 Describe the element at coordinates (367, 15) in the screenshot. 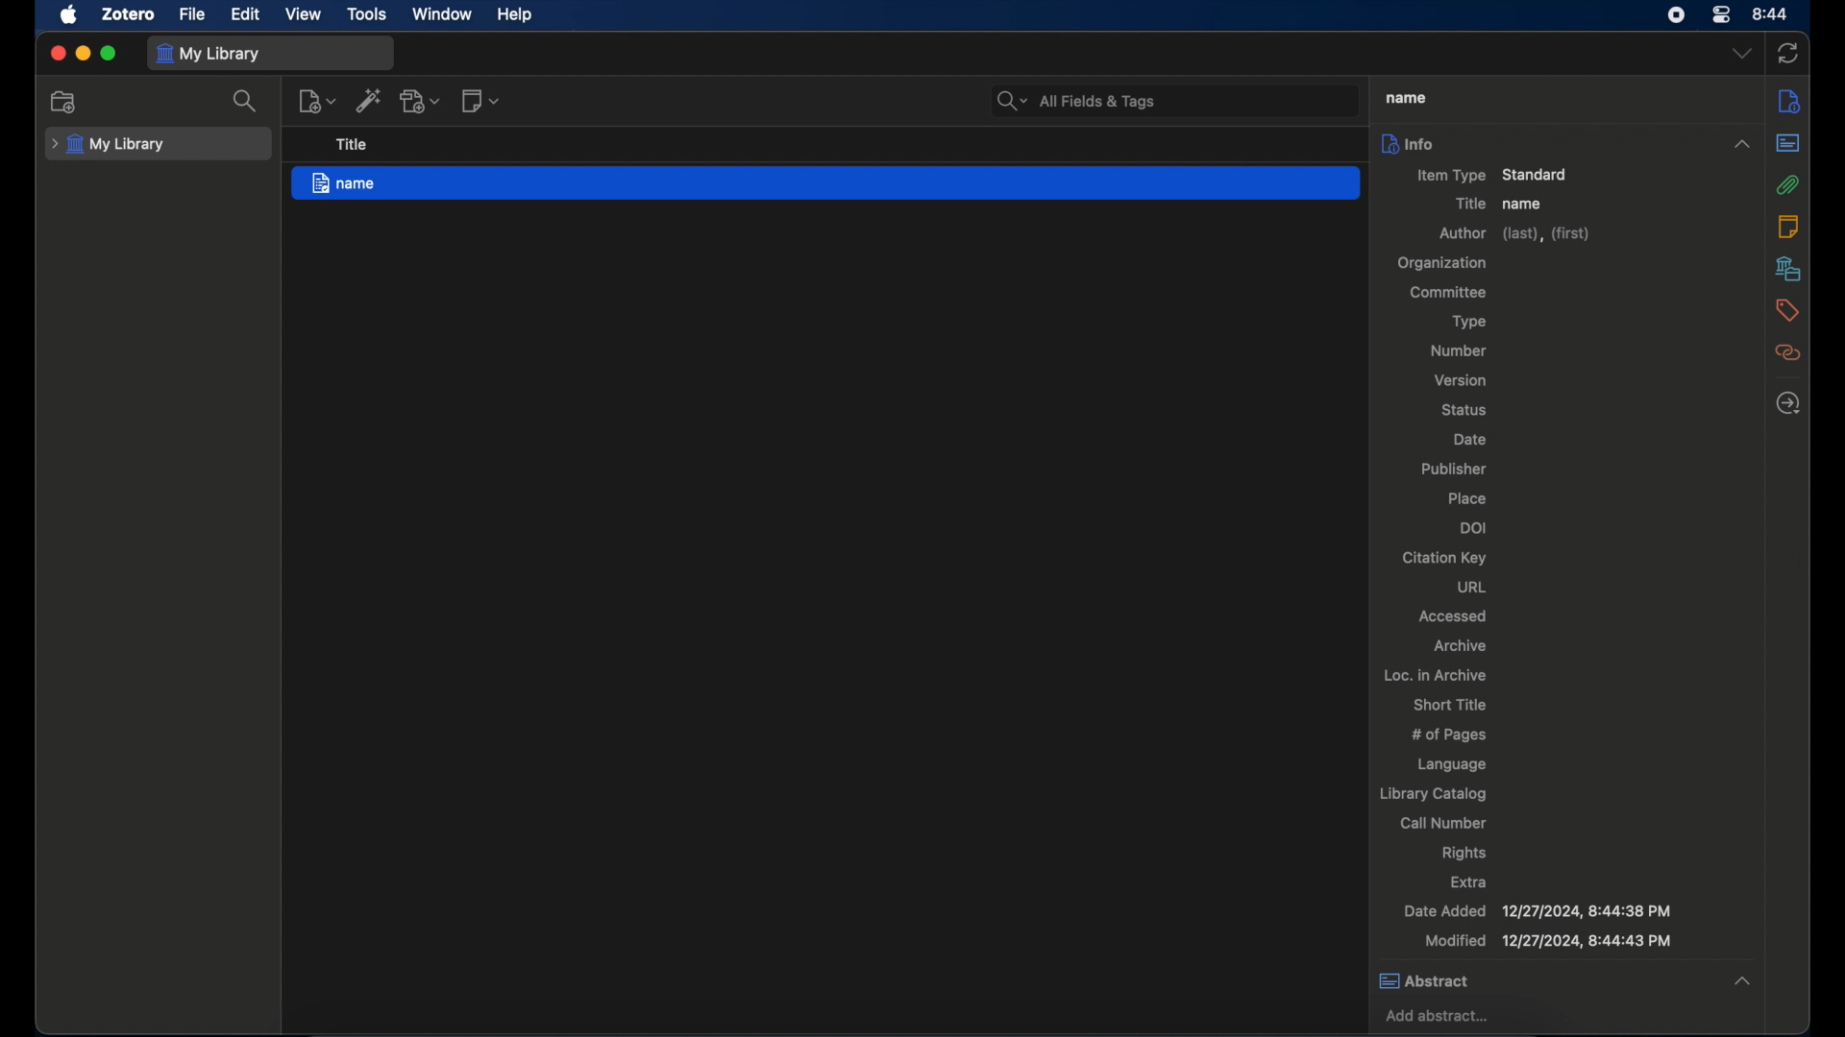

I see `tools` at that location.